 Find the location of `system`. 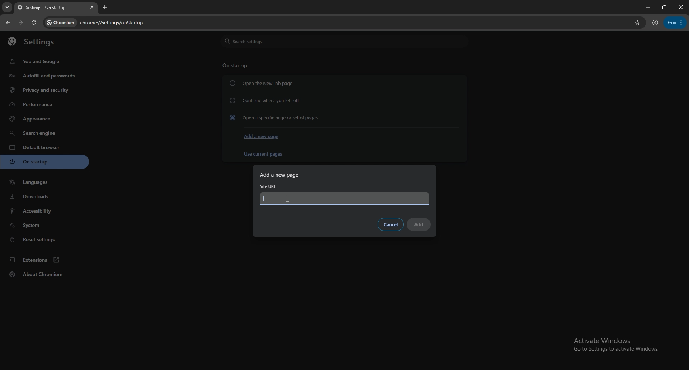

system is located at coordinates (45, 225).